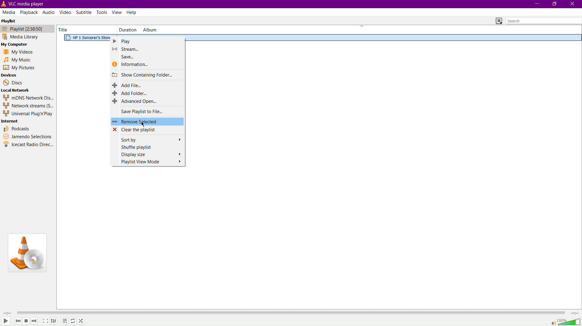  What do you see at coordinates (150, 30) in the screenshot?
I see `Album` at bounding box center [150, 30].